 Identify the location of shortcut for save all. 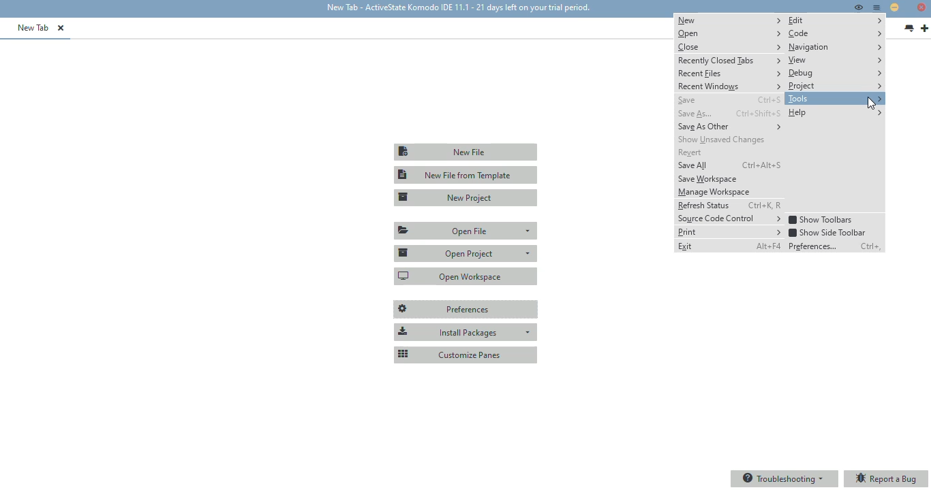
(762, 165).